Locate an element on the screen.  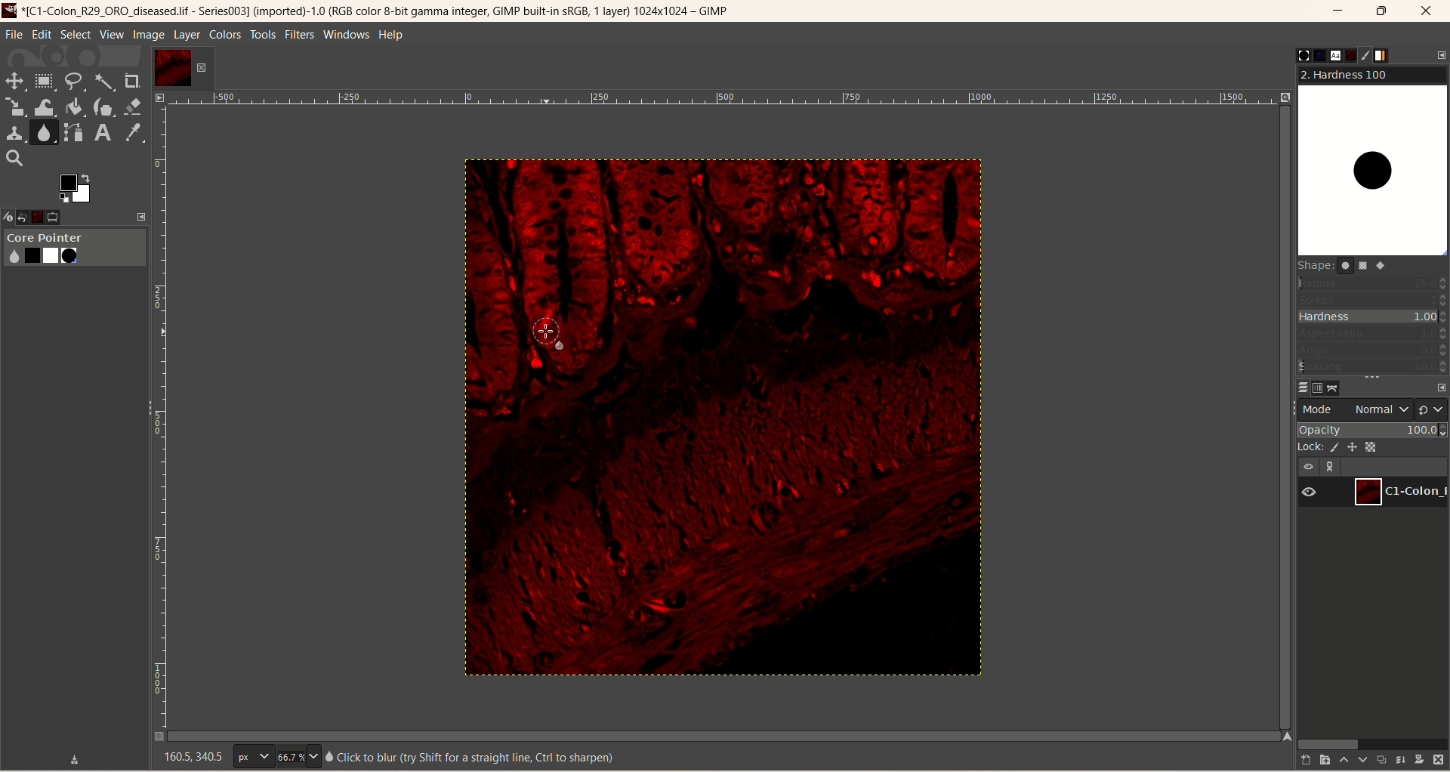
configure this tab is located at coordinates (1440, 388).